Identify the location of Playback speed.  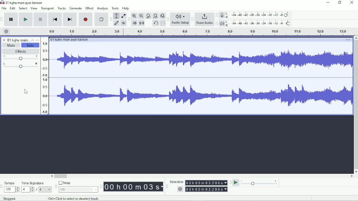
(259, 183).